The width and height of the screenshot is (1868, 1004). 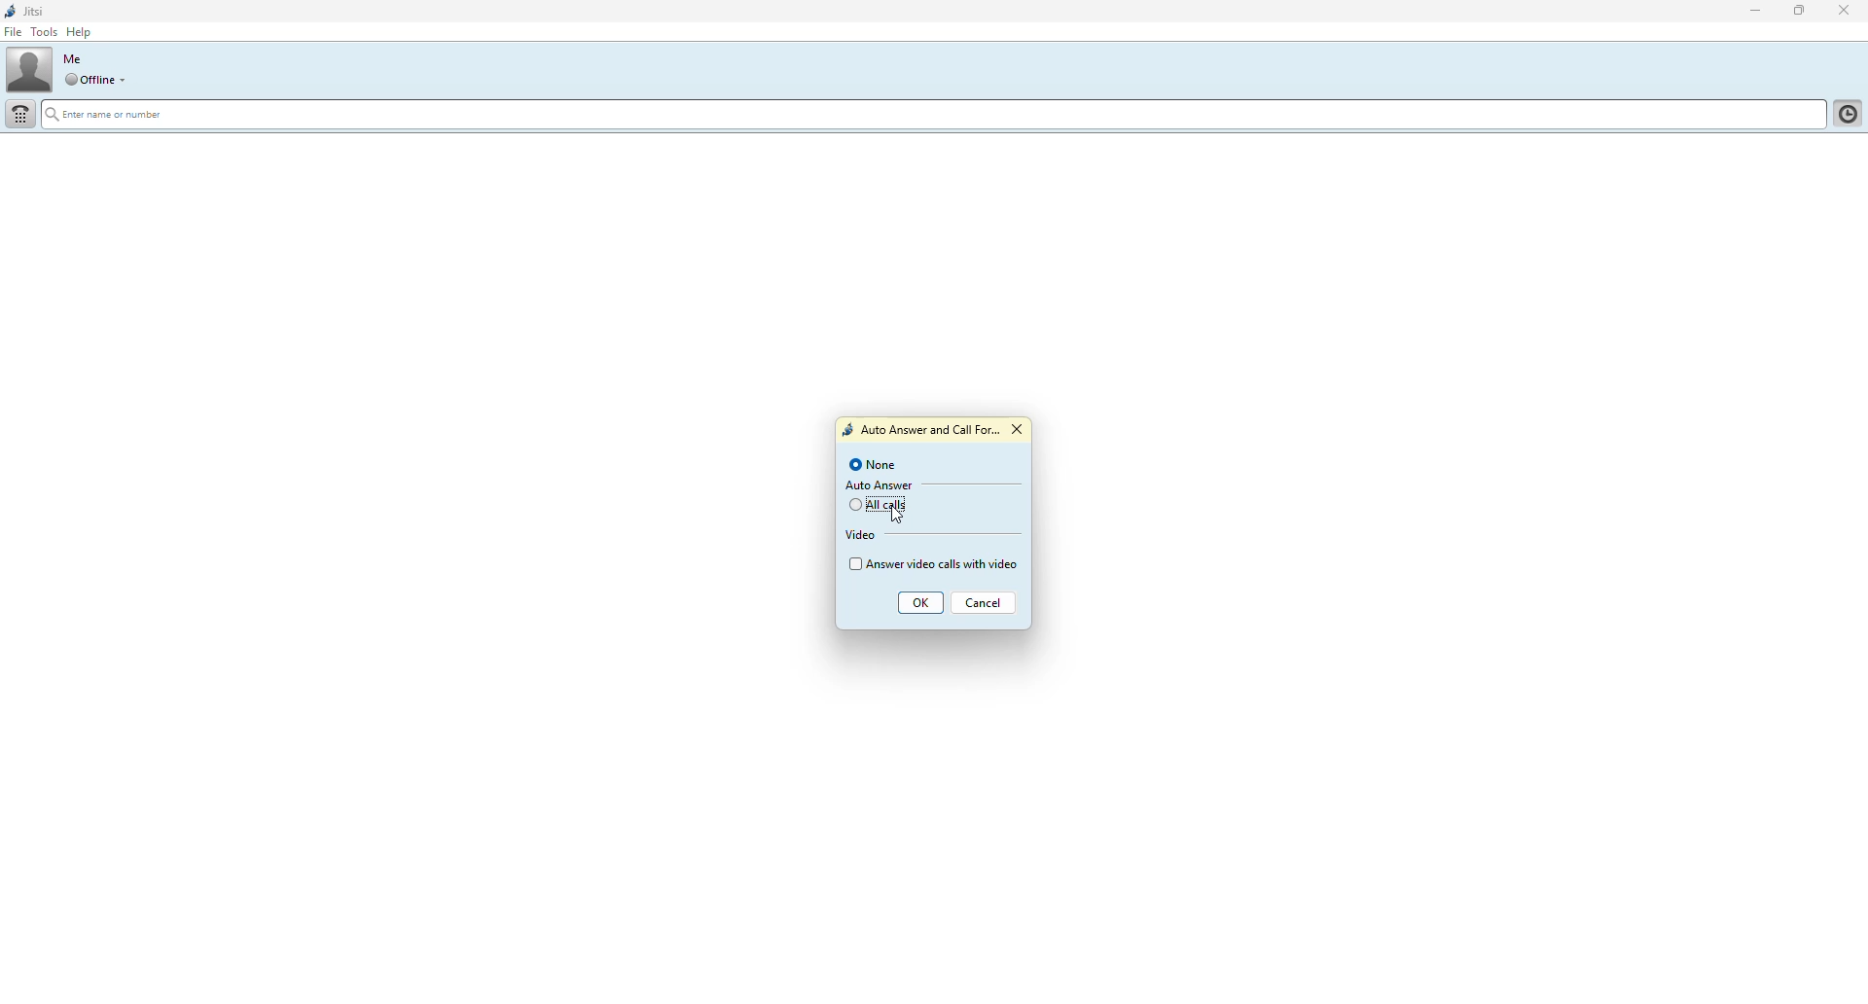 What do you see at coordinates (111, 117) in the screenshot?
I see `enter name or number` at bounding box center [111, 117].